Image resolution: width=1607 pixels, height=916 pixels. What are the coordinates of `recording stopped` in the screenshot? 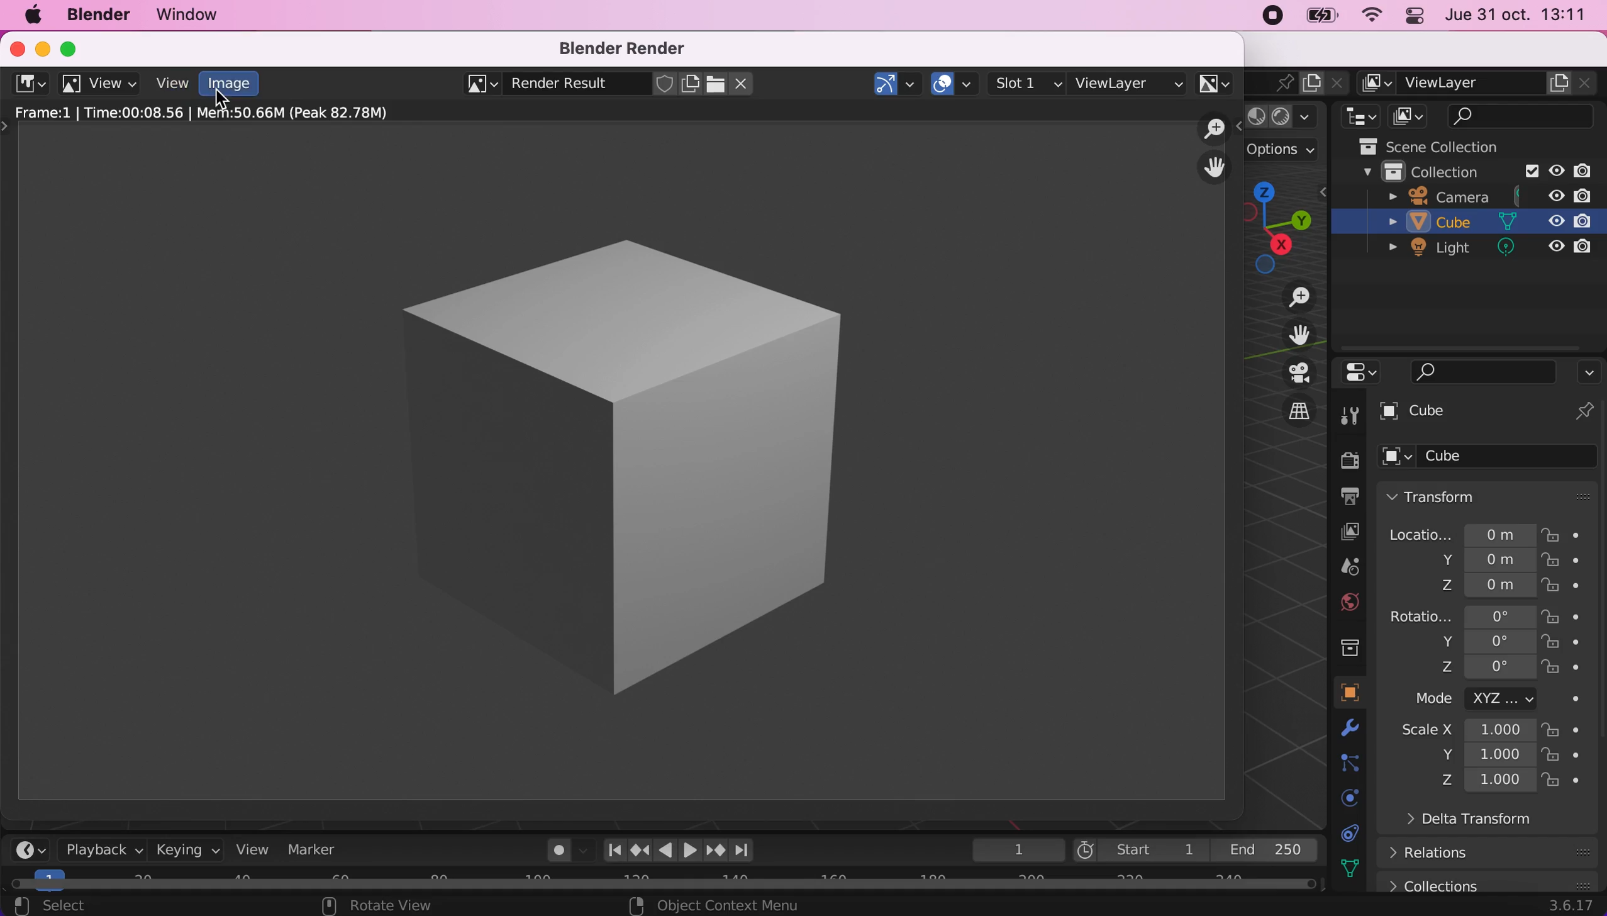 It's located at (1269, 17).